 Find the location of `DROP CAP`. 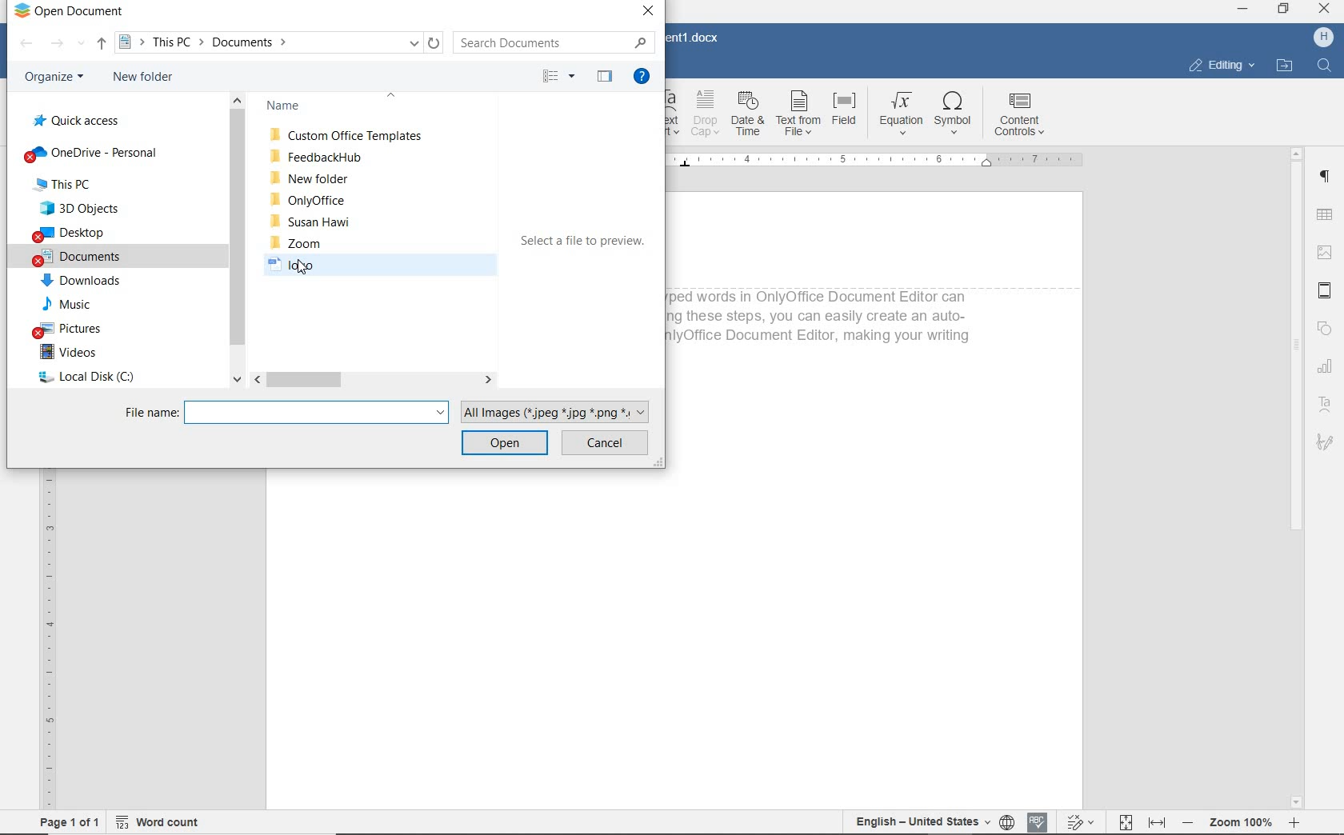

DROP CAP is located at coordinates (706, 116).